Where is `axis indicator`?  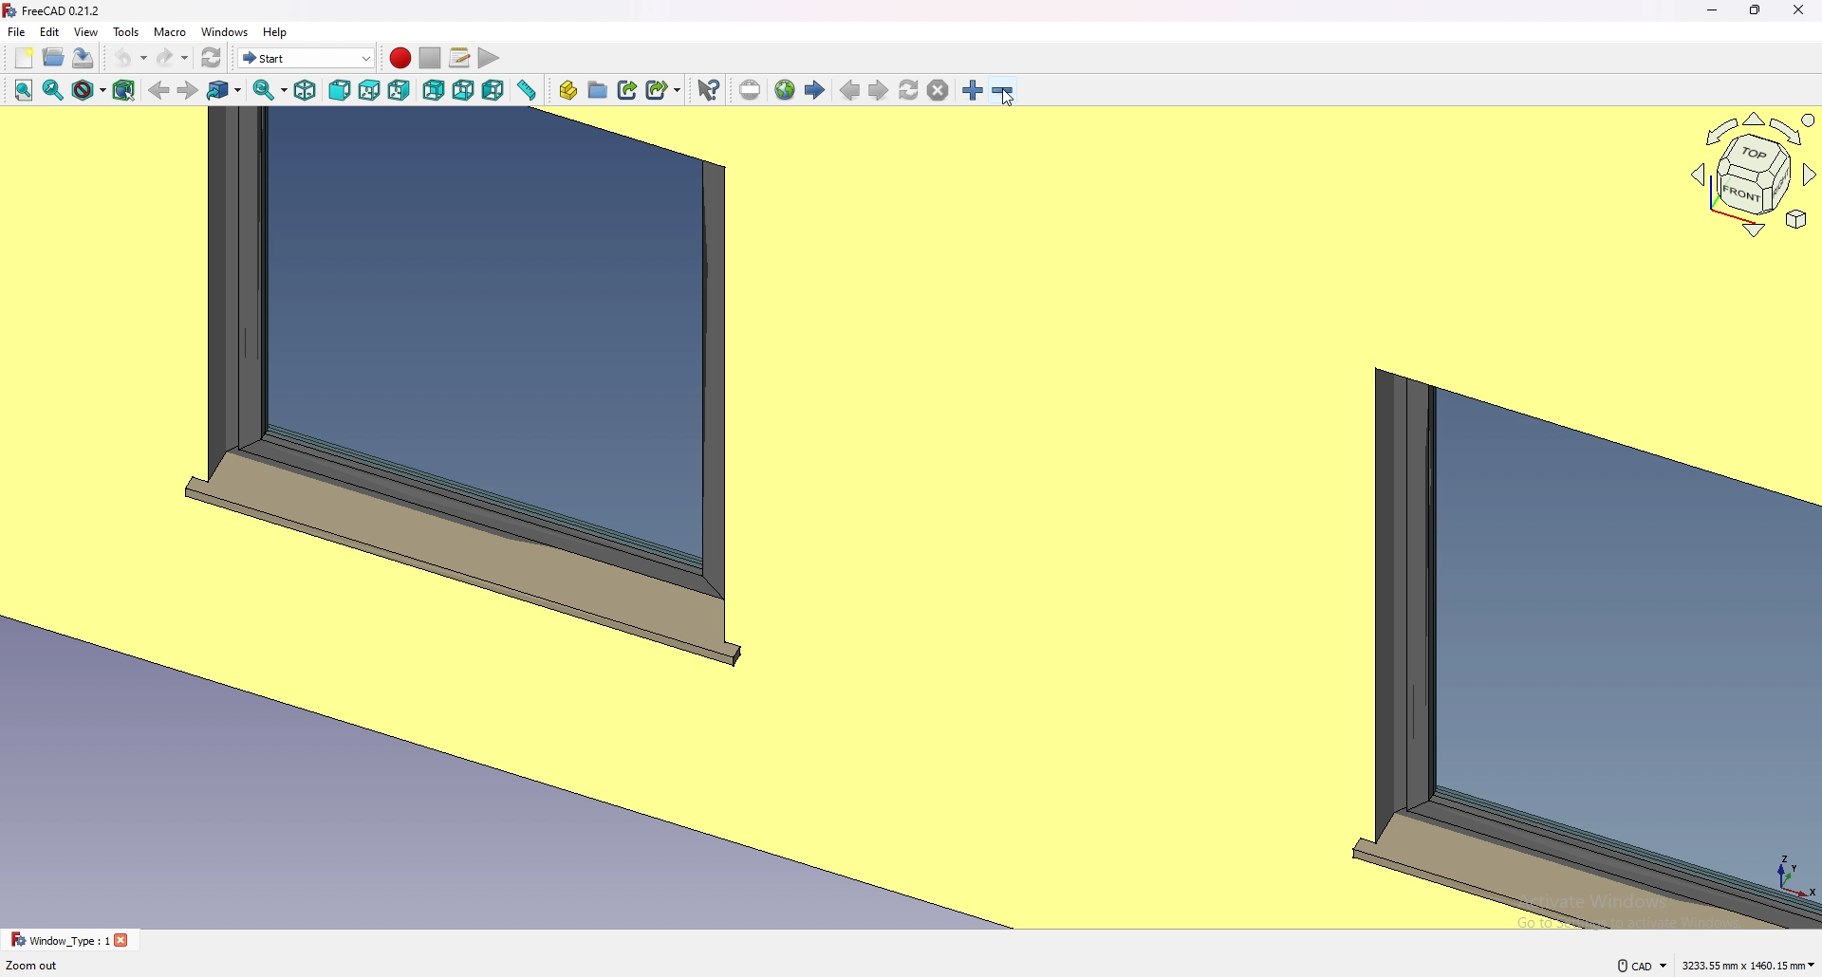
axis indicator is located at coordinates (1751, 174).